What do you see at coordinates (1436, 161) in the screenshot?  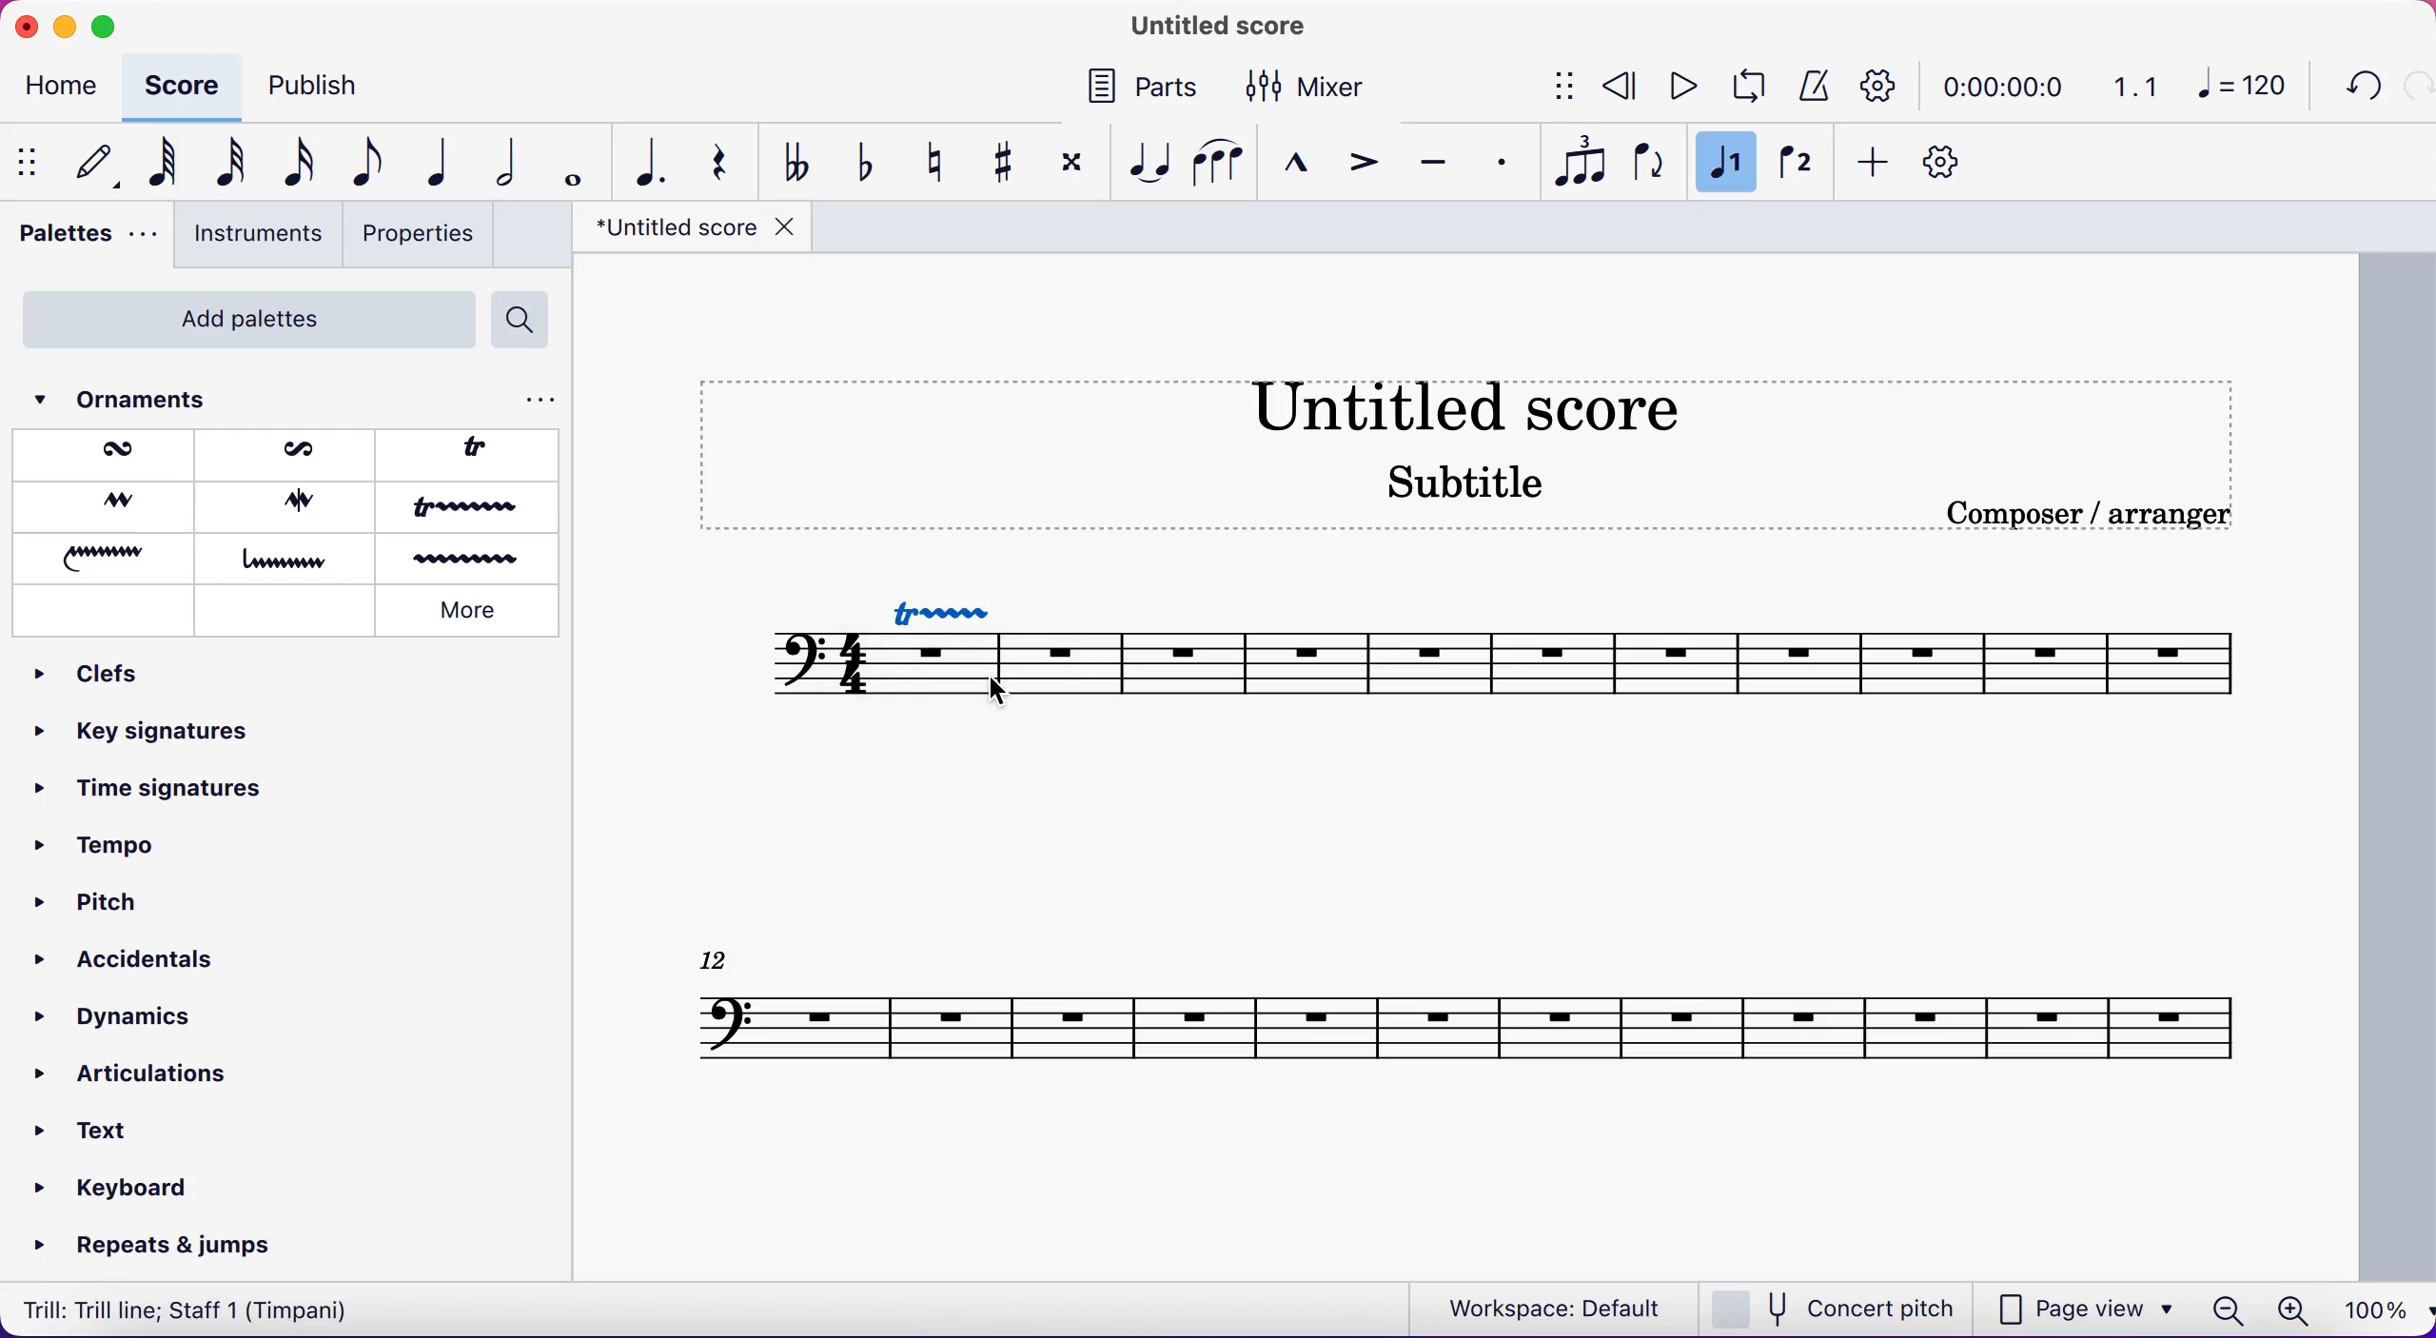 I see `tenuto` at bounding box center [1436, 161].